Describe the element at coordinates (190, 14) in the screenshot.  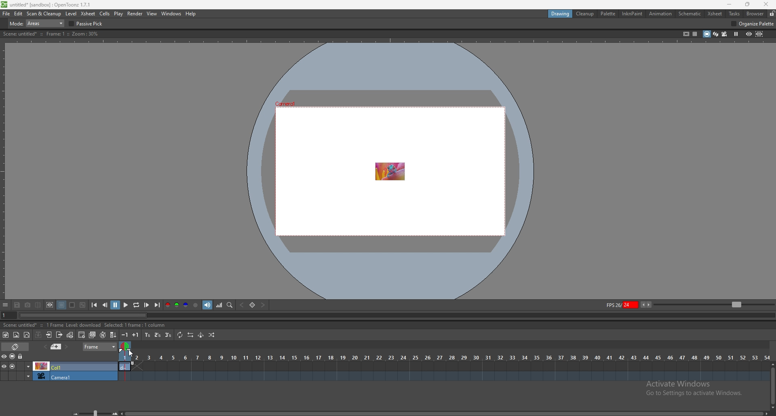
I see `help` at that location.